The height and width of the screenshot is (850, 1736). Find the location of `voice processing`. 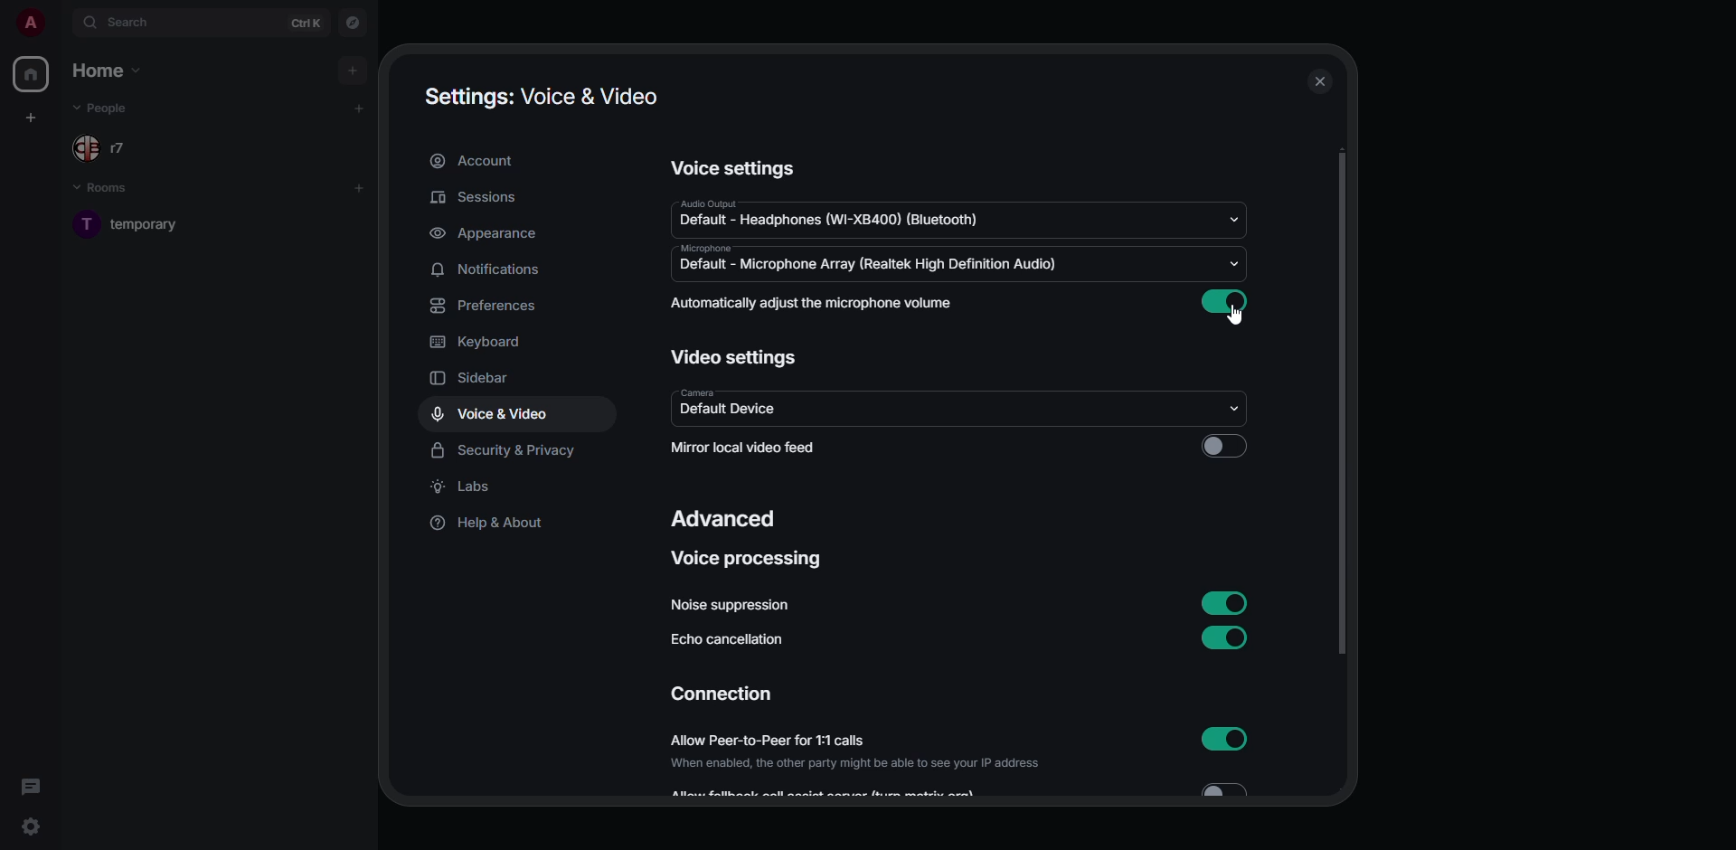

voice processing is located at coordinates (746, 557).